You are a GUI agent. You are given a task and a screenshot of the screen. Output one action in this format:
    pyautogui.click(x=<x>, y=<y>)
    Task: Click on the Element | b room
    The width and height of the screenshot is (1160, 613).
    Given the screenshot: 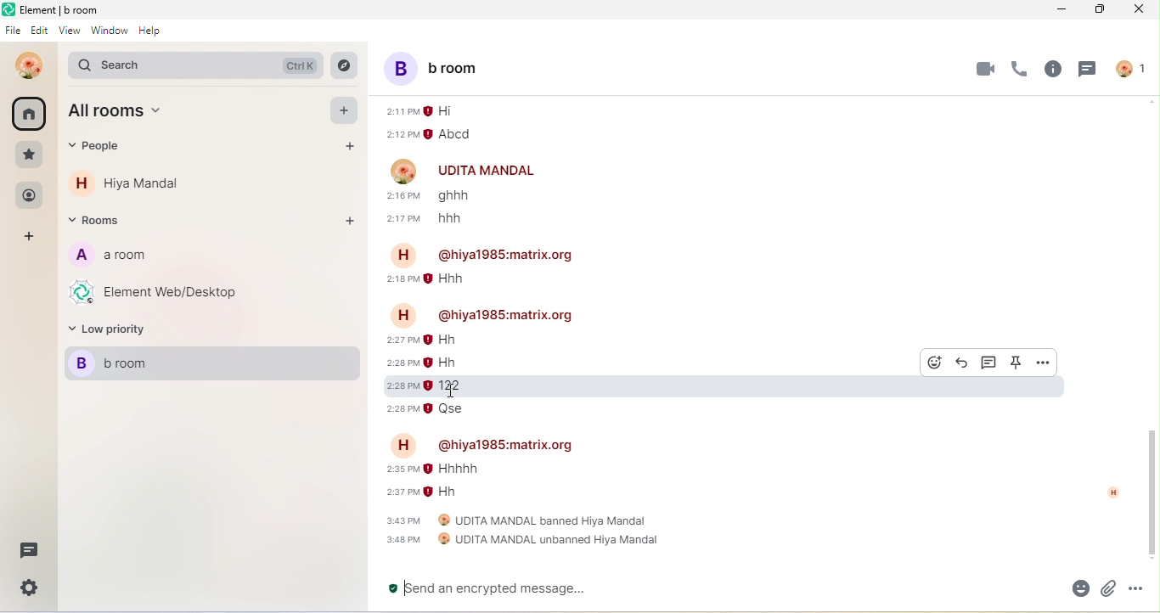 What is the action you would take?
    pyautogui.click(x=70, y=9)
    